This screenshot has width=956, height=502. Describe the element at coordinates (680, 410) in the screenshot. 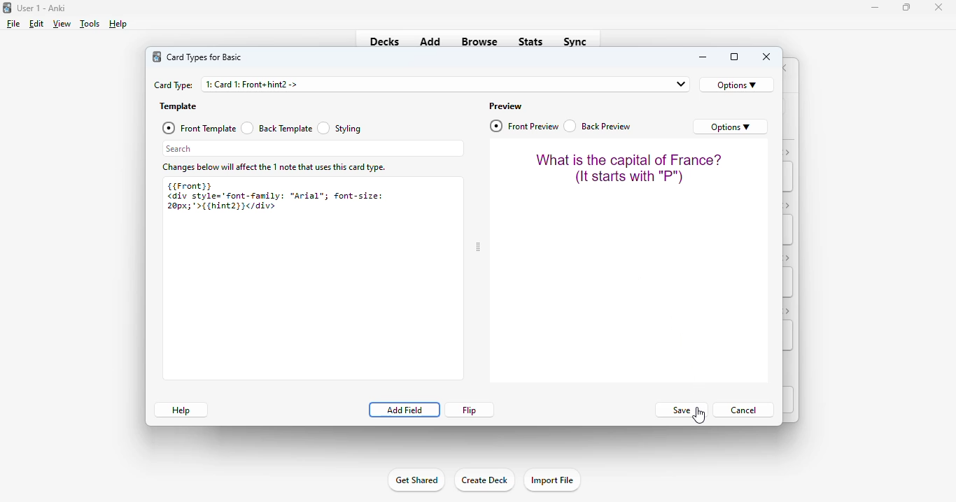

I see `save` at that location.